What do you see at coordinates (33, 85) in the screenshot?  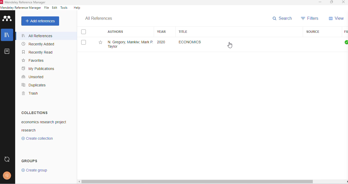 I see `duplicates` at bounding box center [33, 85].